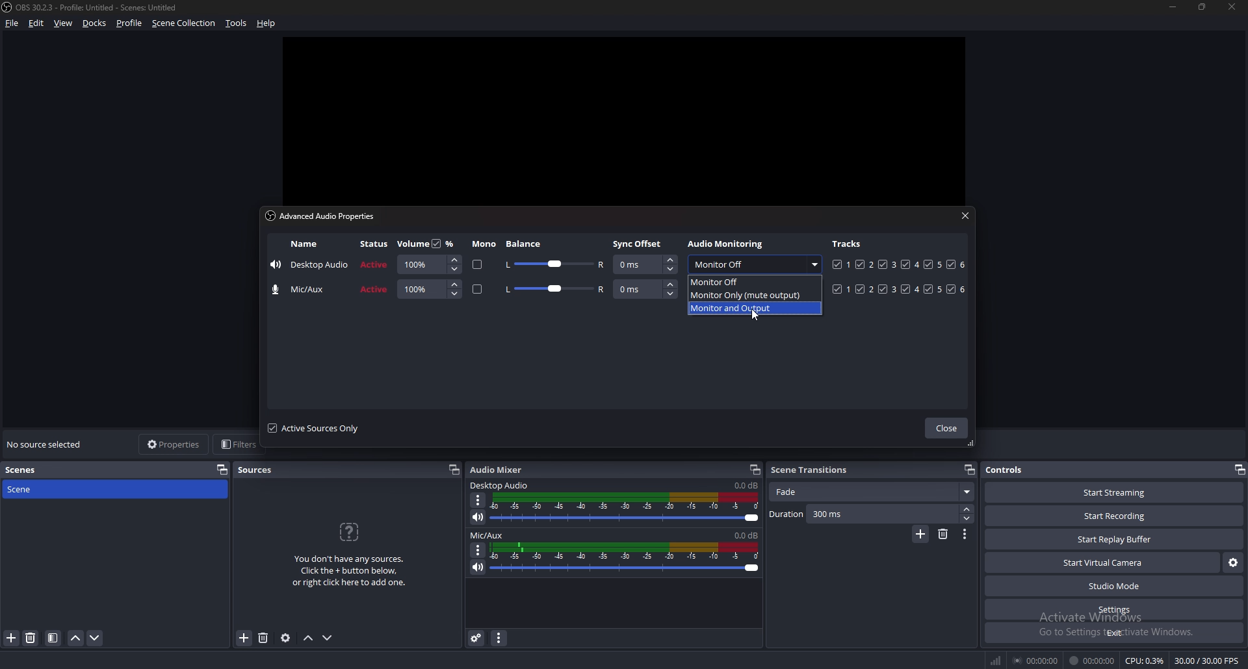 The image size is (1248, 669). Describe the element at coordinates (967, 509) in the screenshot. I see `increase duration` at that location.